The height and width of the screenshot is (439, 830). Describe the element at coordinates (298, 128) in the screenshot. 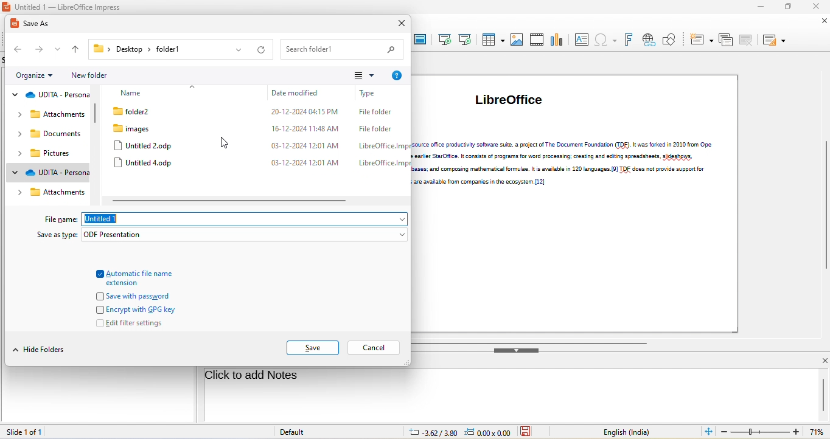

I see `16-12-2024 11:48 AM` at that location.